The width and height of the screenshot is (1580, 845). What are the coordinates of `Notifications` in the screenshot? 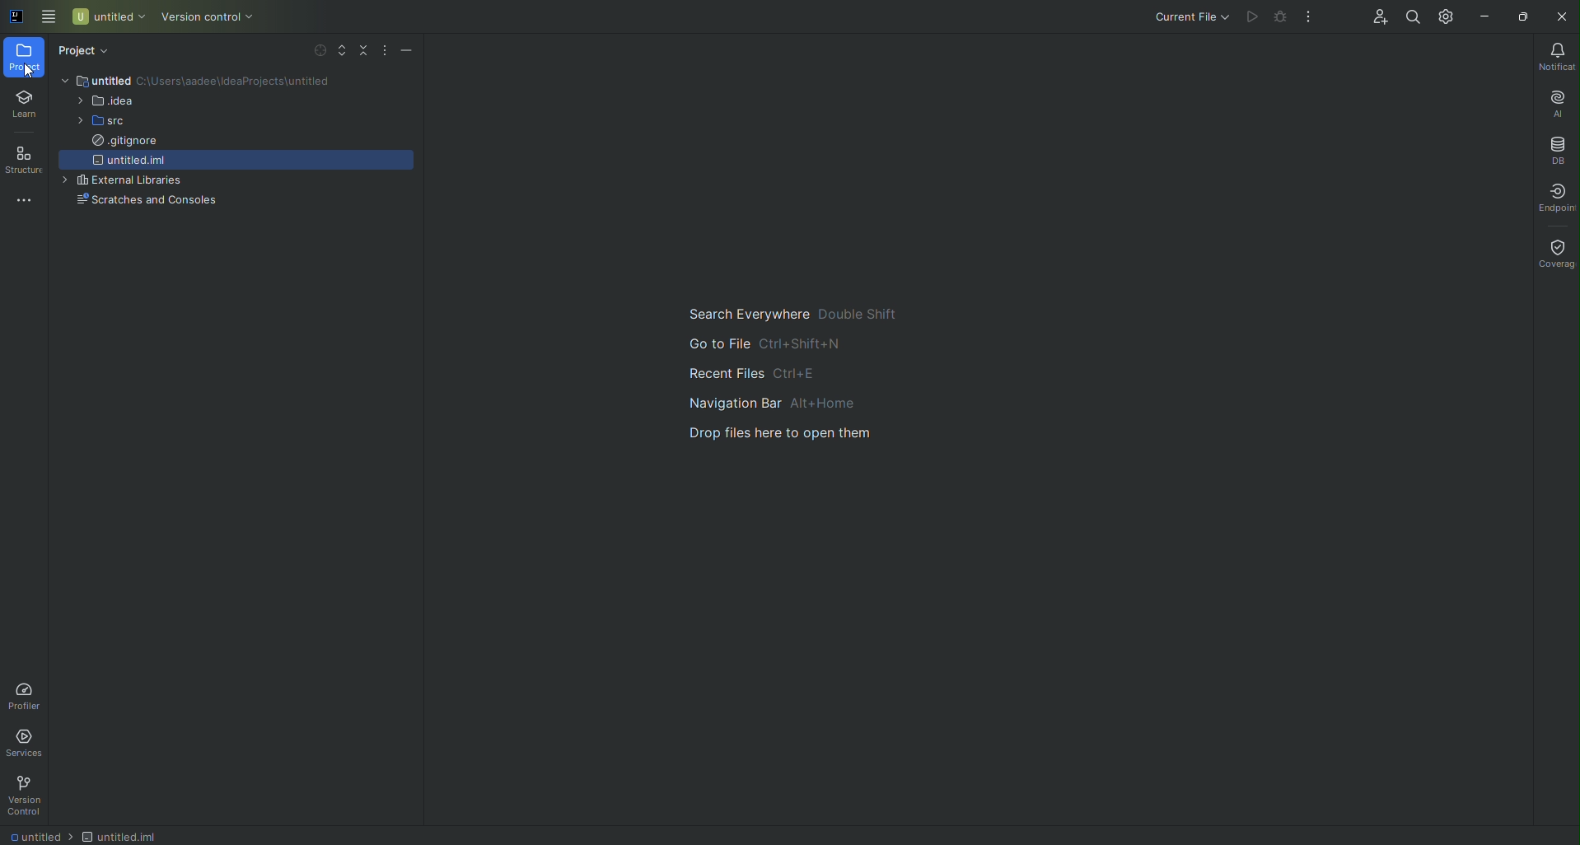 It's located at (1555, 55).